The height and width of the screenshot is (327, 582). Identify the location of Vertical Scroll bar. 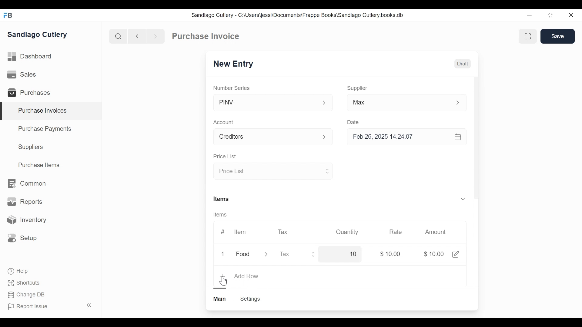
(476, 143).